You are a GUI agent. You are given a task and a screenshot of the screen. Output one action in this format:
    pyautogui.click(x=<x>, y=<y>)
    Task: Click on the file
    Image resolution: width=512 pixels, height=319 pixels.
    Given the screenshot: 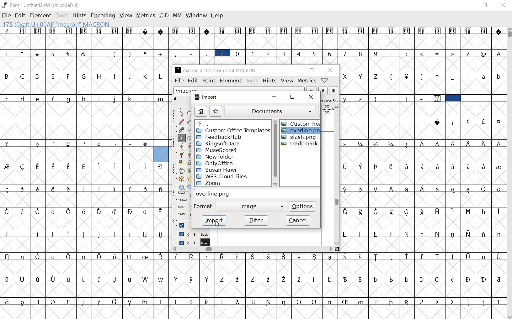 What is the action you would take?
    pyautogui.click(x=178, y=81)
    